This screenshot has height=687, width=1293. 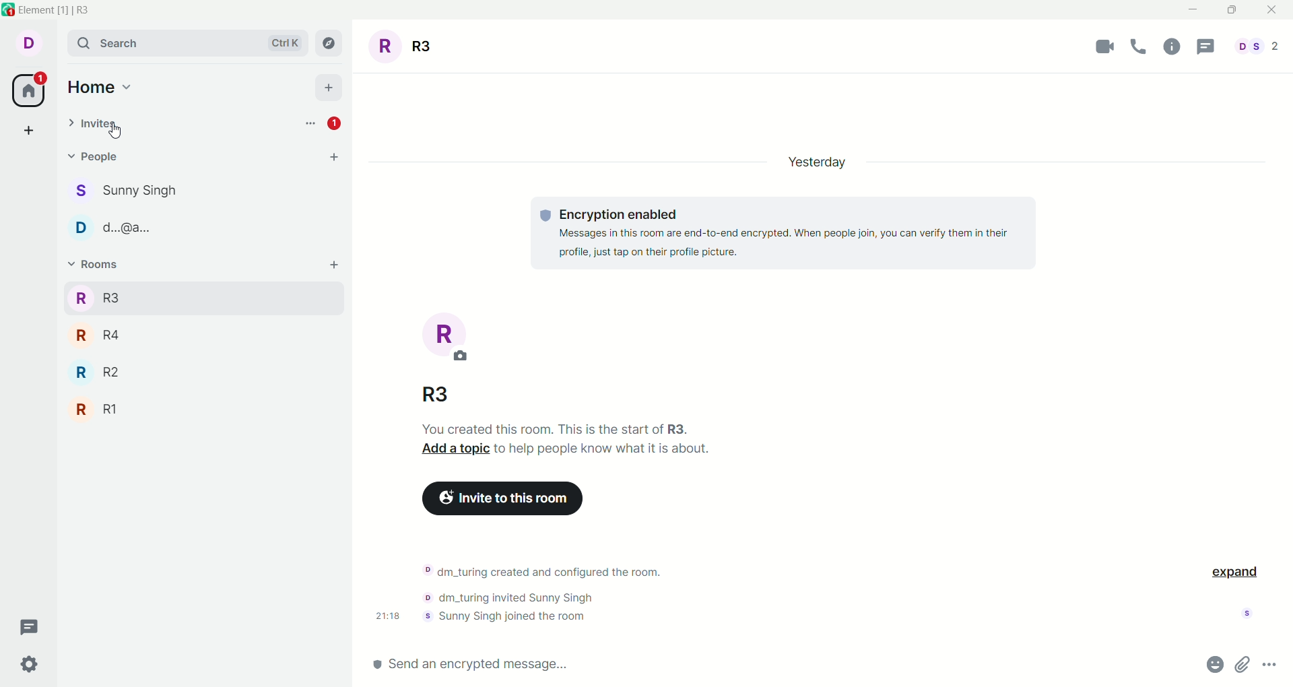 What do you see at coordinates (29, 43) in the screenshot?
I see `account` at bounding box center [29, 43].